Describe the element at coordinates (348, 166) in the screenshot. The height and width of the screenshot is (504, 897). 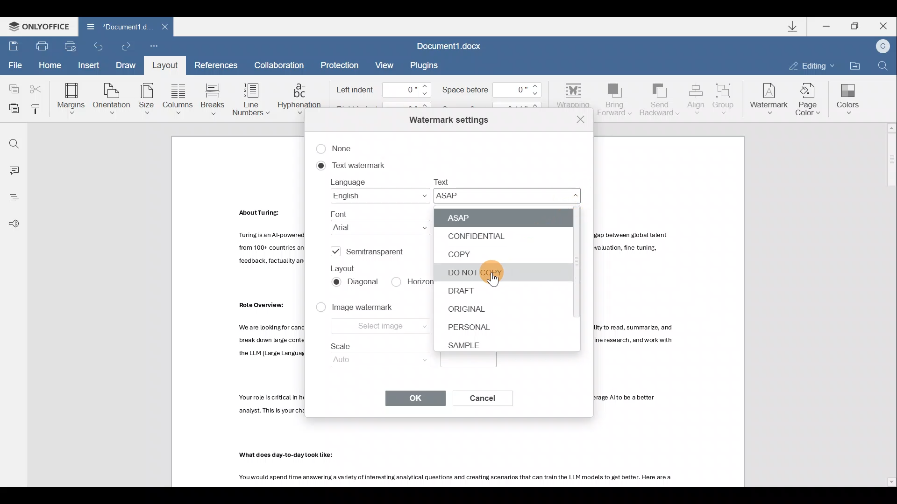
I see `Text watermark` at that location.